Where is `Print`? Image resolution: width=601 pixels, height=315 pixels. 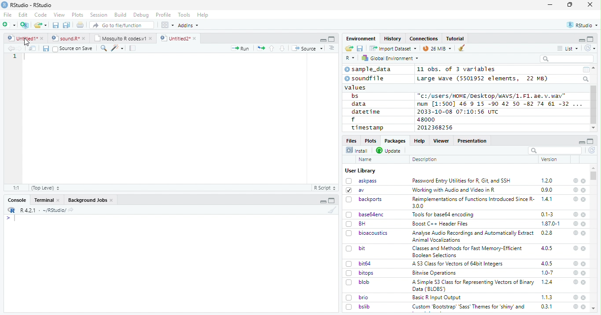
Print is located at coordinates (81, 25).